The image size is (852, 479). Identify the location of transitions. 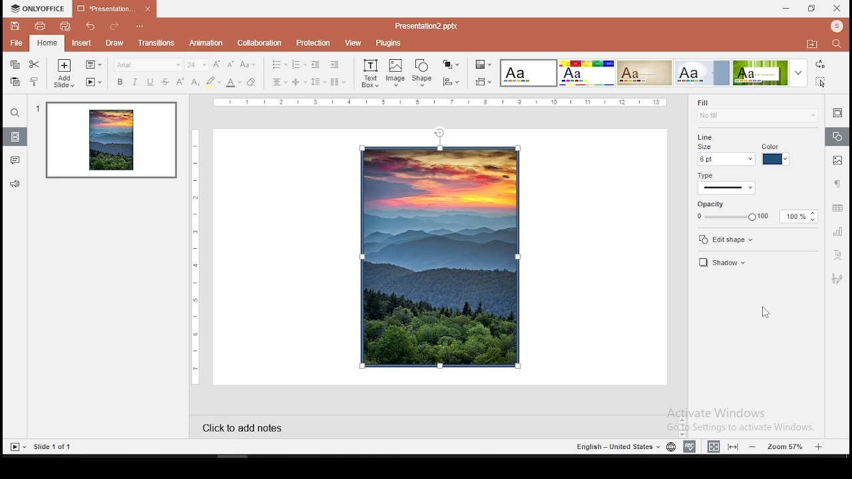
(156, 44).